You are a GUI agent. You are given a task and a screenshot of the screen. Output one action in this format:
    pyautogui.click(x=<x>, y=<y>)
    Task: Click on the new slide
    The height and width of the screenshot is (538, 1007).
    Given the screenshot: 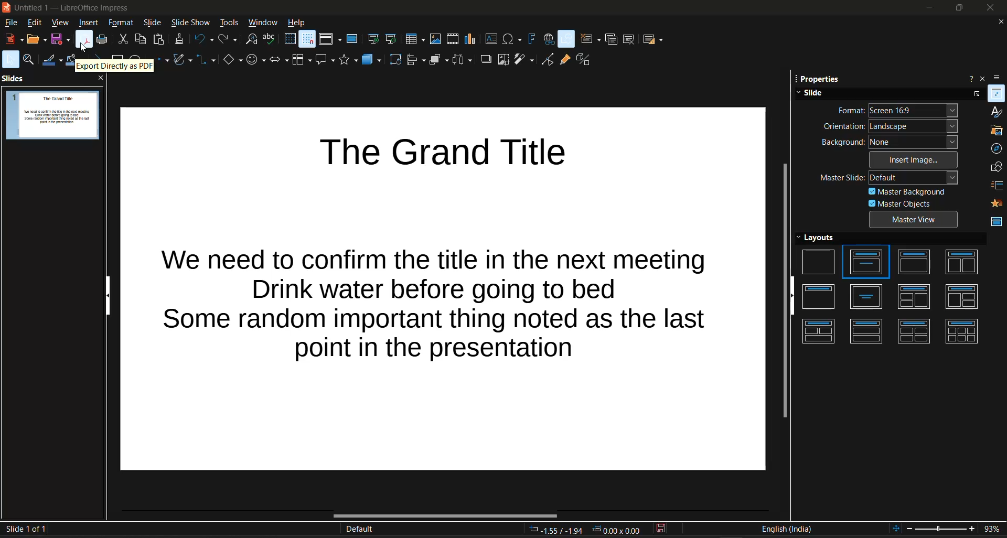 What is the action you would take?
    pyautogui.click(x=590, y=39)
    